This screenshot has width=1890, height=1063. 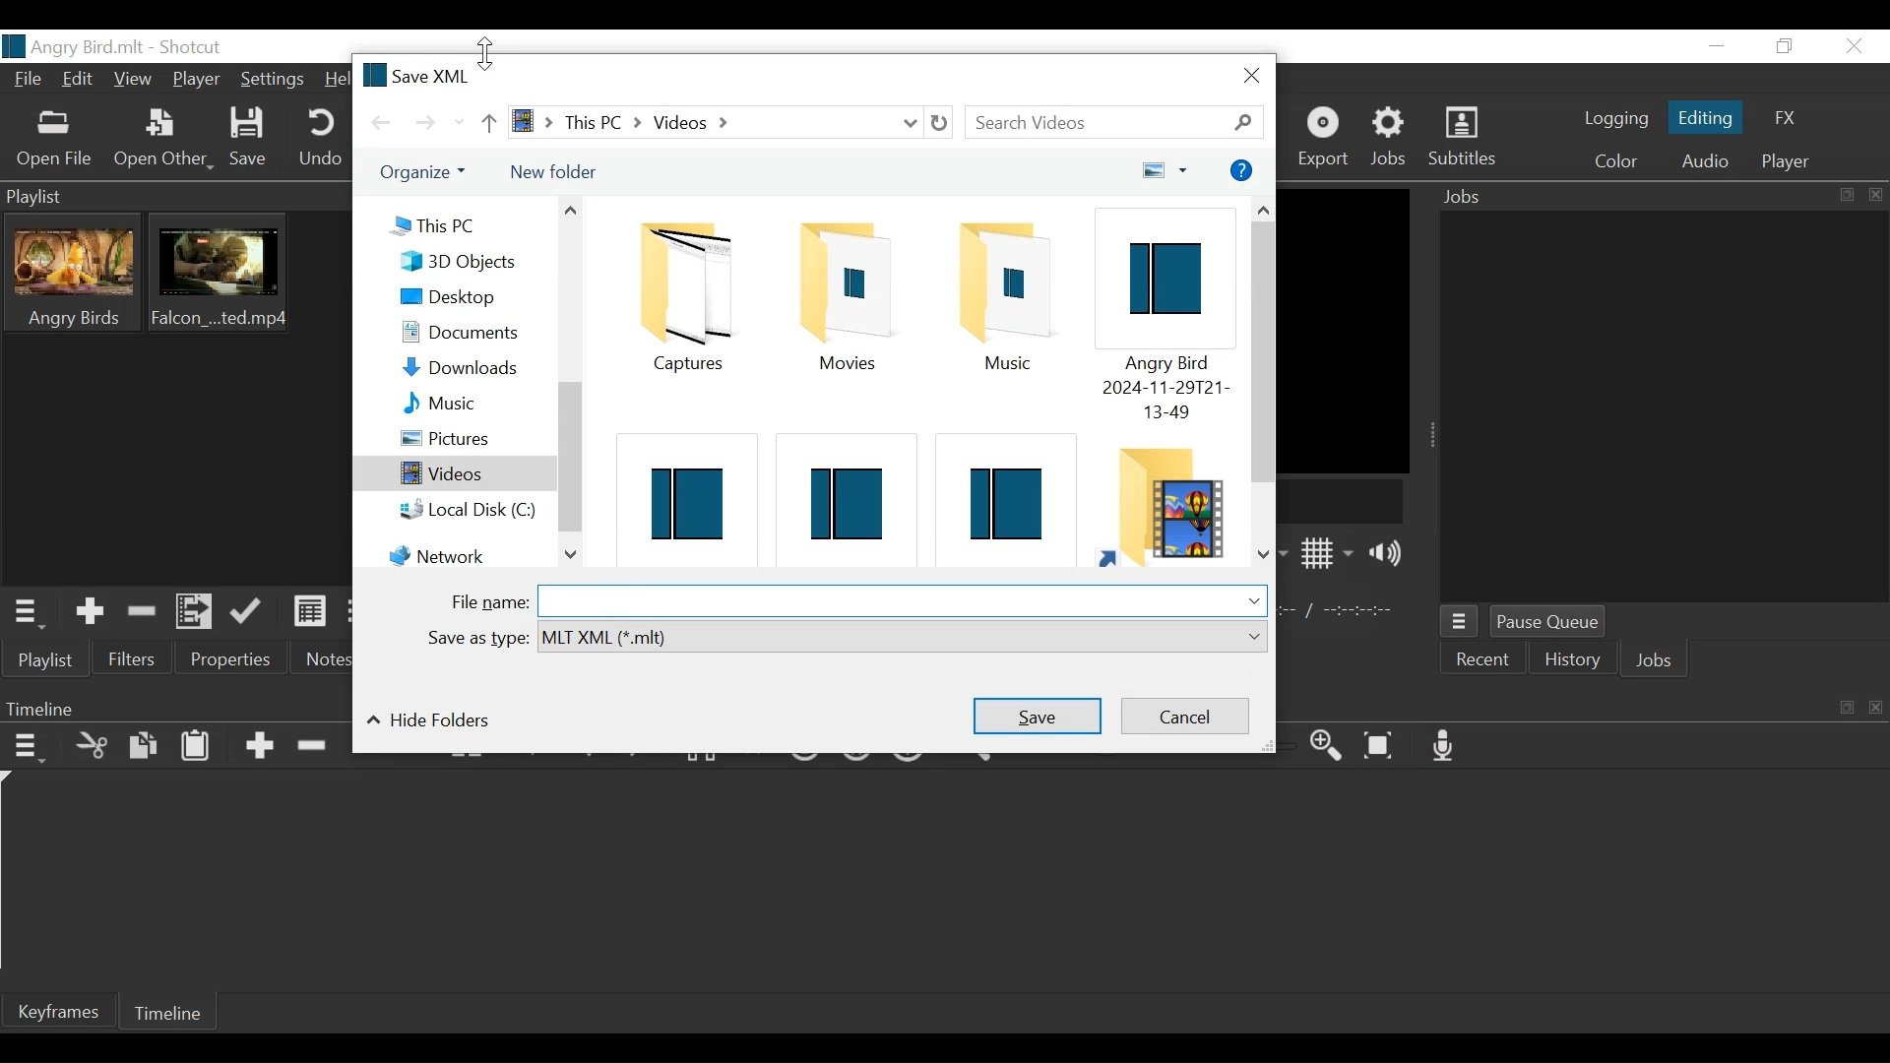 What do you see at coordinates (311, 746) in the screenshot?
I see `Ripple Delete` at bounding box center [311, 746].